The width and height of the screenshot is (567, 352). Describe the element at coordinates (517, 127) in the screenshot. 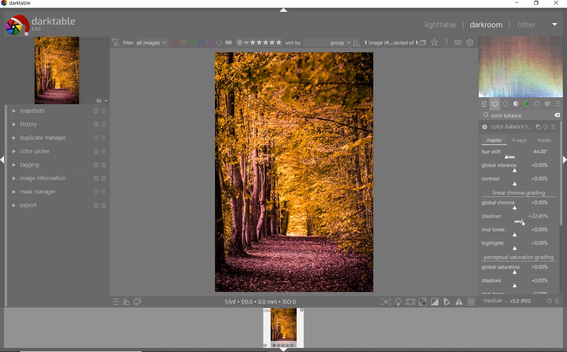

I see `COLOR BALANCE RGB` at that location.